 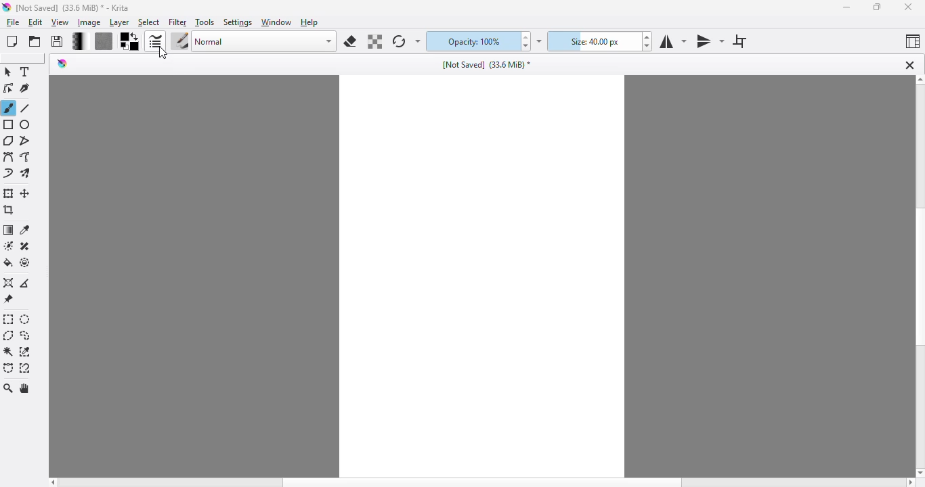 I want to click on fill patterns, so click(x=104, y=42).